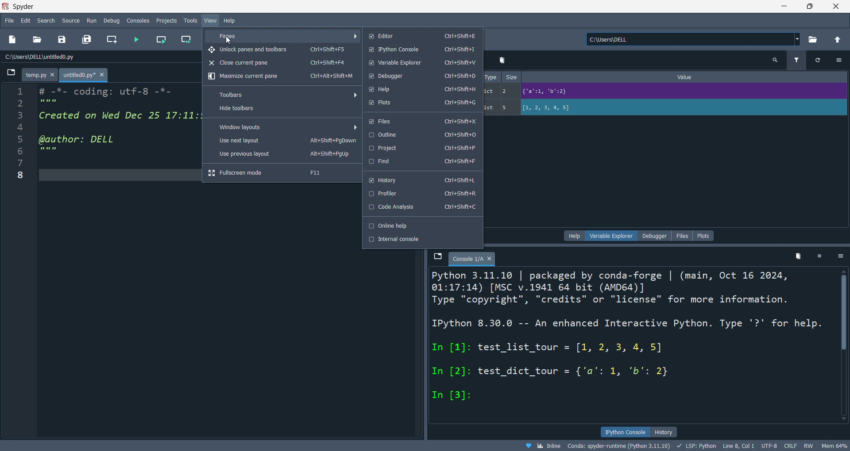 The height and width of the screenshot is (451, 850). What do you see at coordinates (421, 76) in the screenshot?
I see `debugger` at bounding box center [421, 76].